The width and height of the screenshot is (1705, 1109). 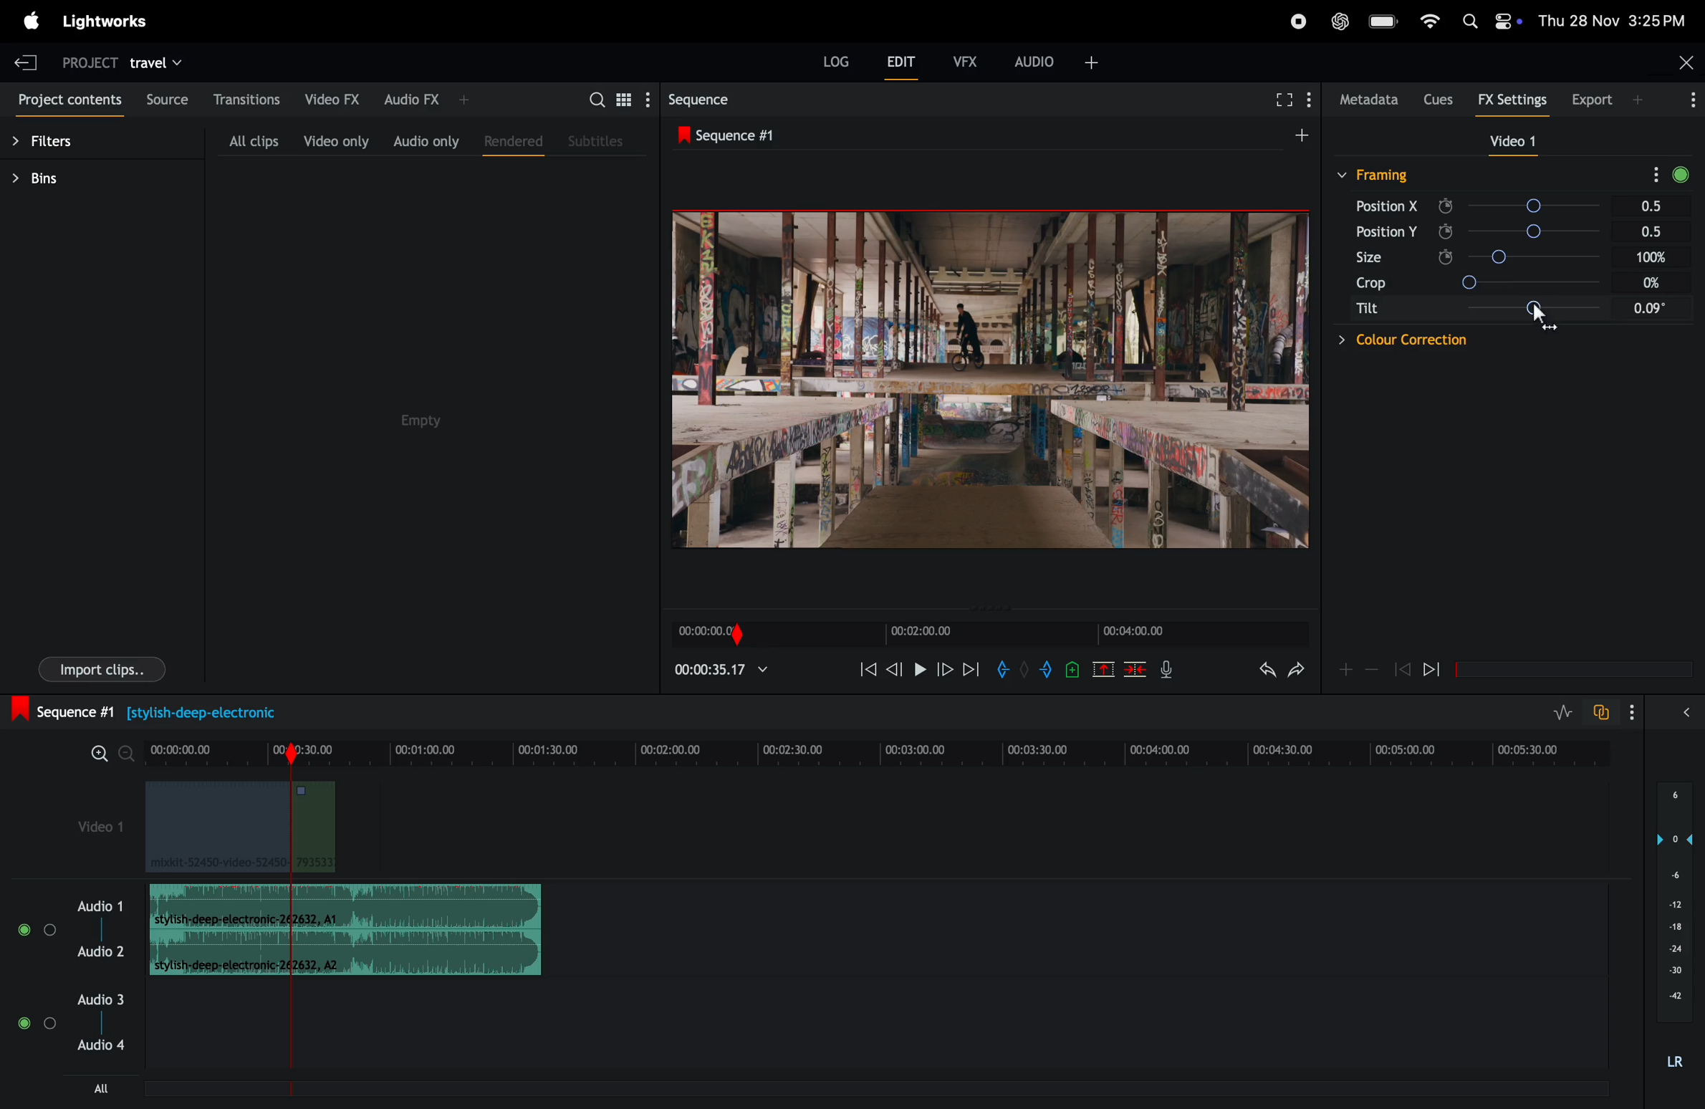 I want to click on vfx, so click(x=965, y=60).